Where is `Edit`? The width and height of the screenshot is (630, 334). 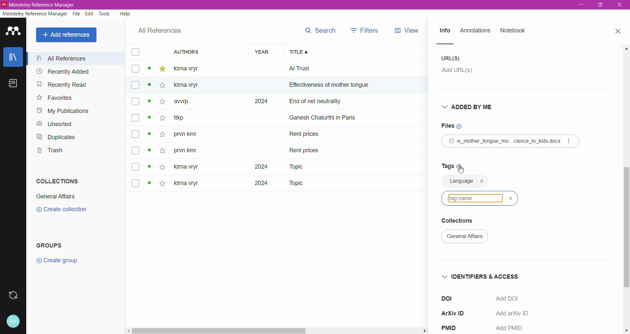
Edit is located at coordinates (90, 14).